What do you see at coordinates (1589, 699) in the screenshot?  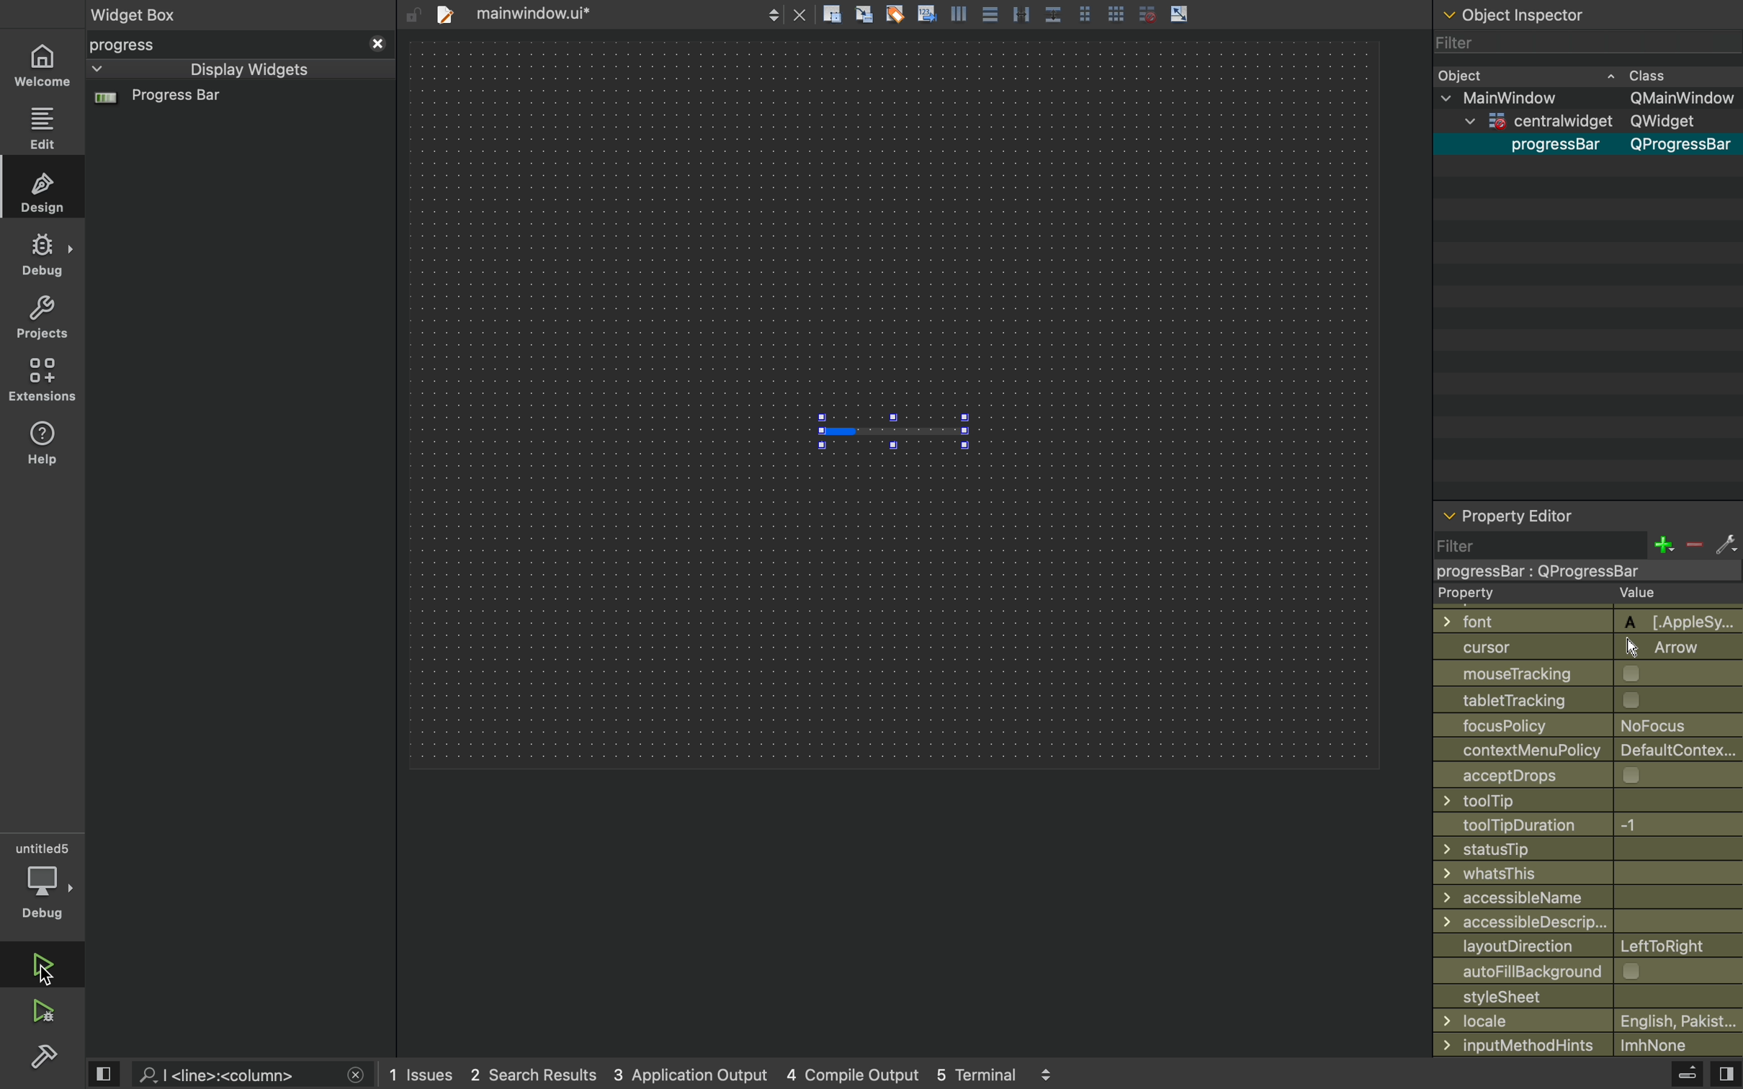 I see `tabletracking` at bounding box center [1589, 699].